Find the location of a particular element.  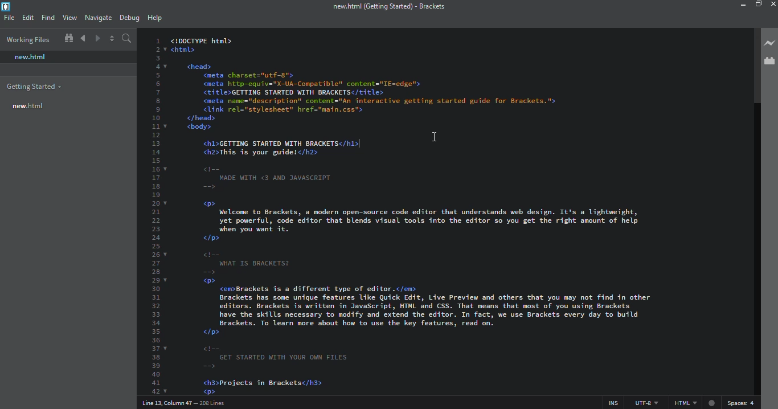

debug is located at coordinates (127, 17).